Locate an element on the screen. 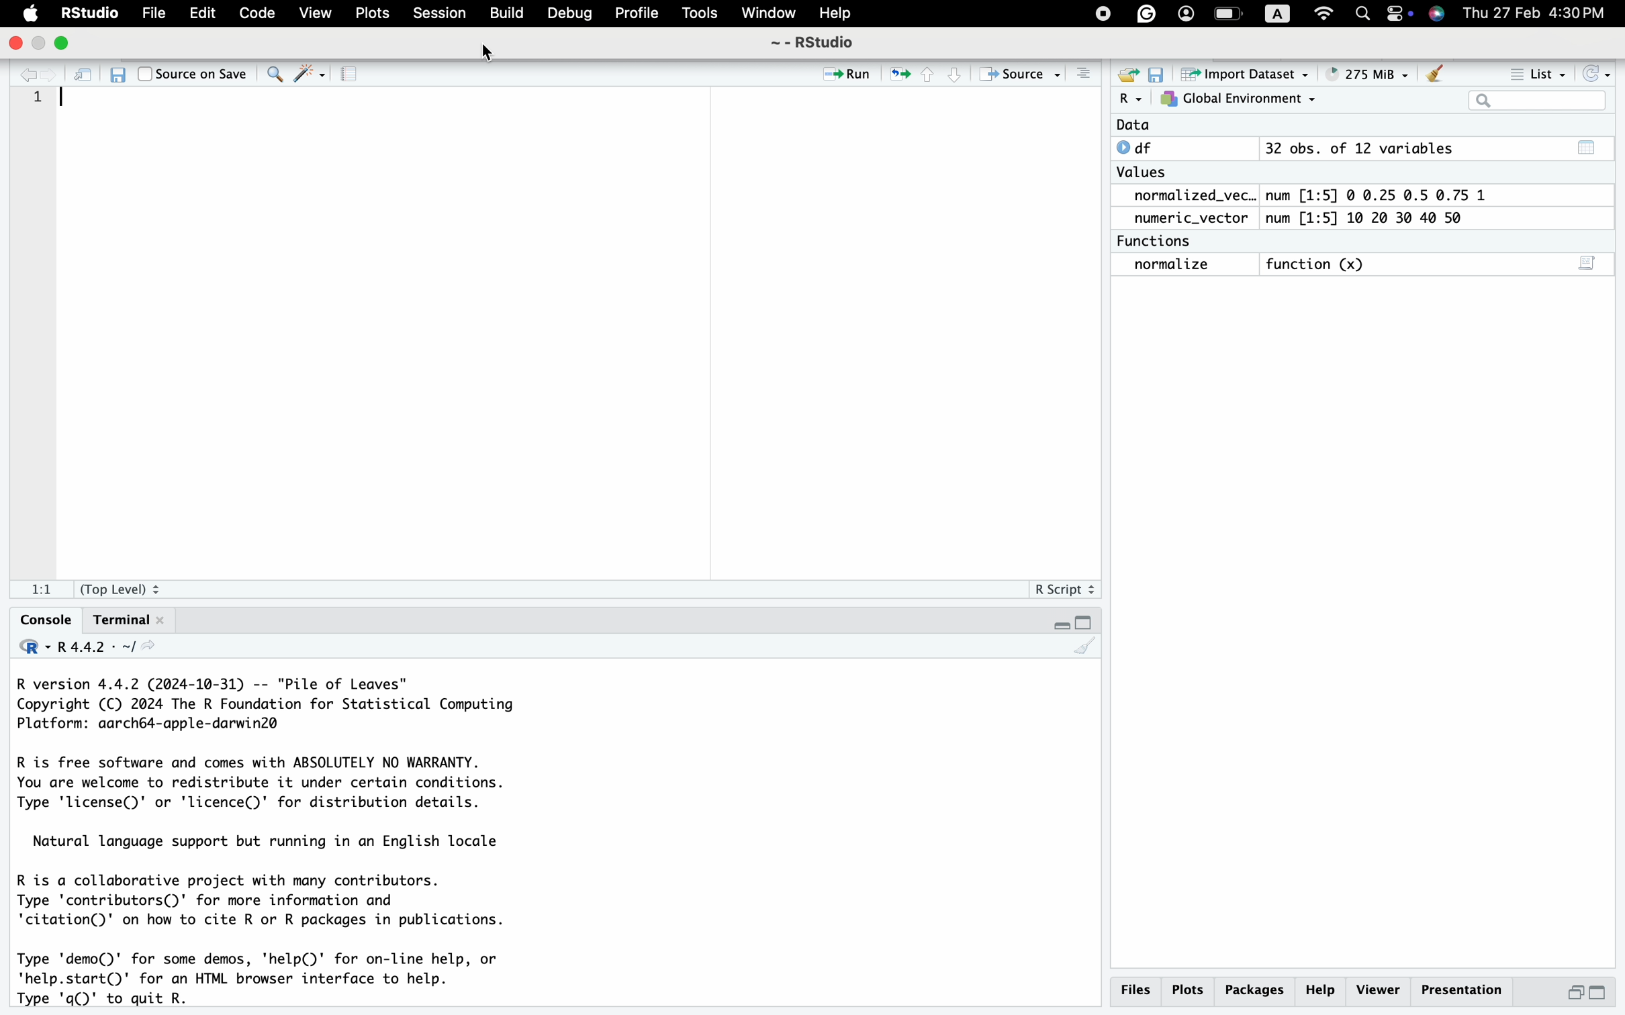 The height and width of the screenshot is (1015, 1625). help is located at coordinates (1322, 992).